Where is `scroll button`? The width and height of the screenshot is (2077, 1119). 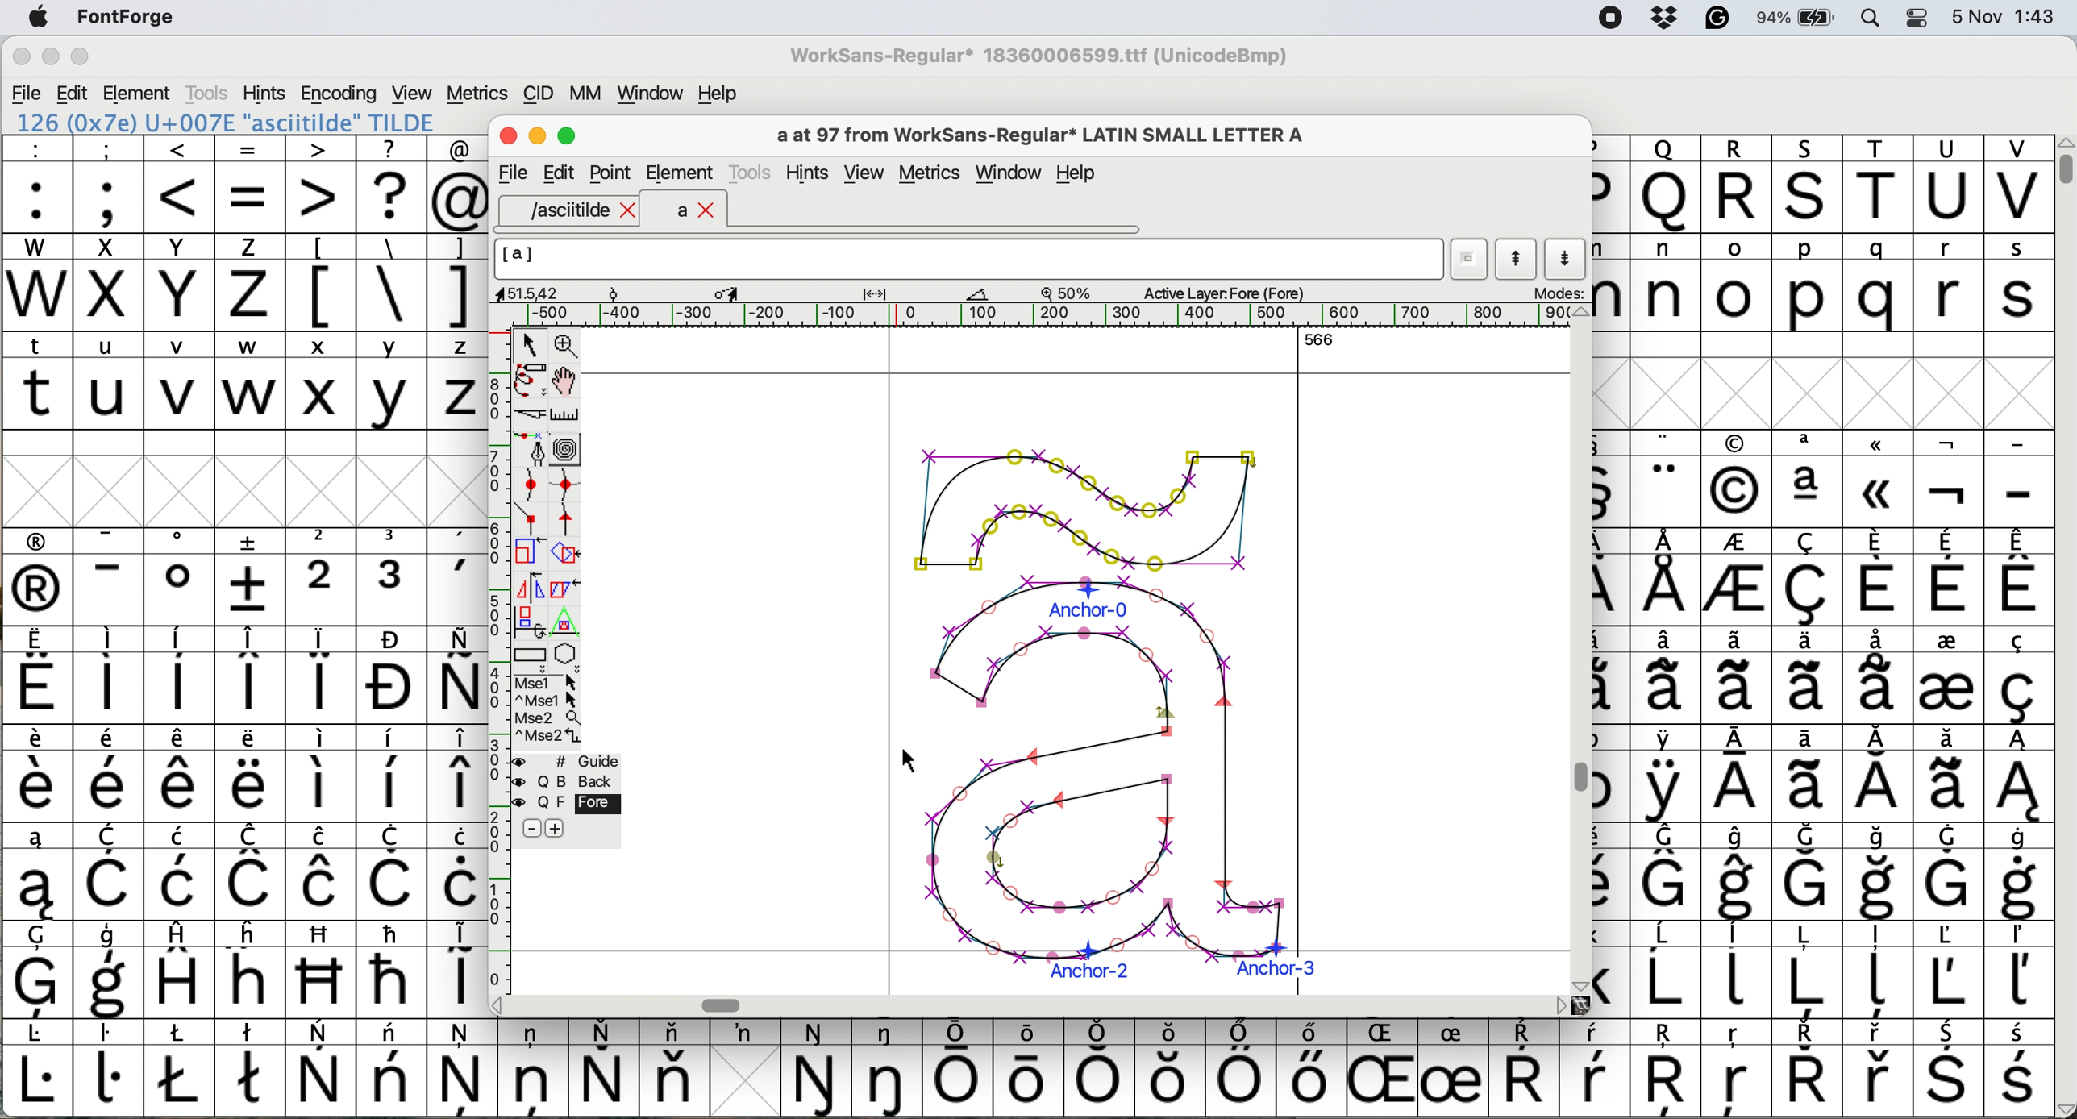 scroll button is located at coordinates (1580, 313).